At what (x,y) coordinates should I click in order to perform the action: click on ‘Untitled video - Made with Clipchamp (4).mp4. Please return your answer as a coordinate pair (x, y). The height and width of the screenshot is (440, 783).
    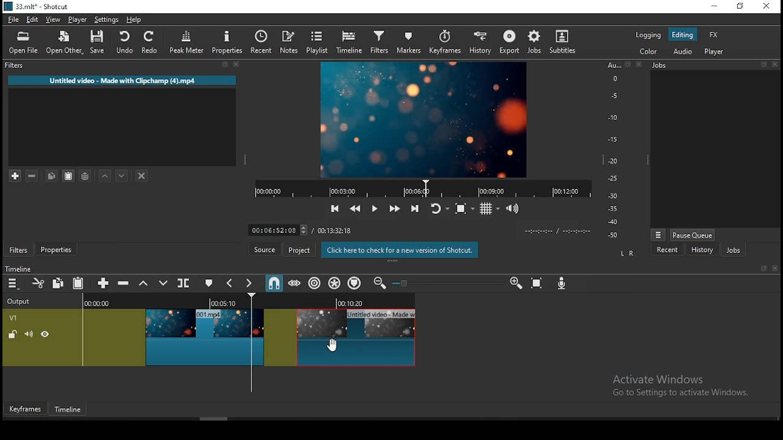
    Looking at the image, I should click on (122, 81).